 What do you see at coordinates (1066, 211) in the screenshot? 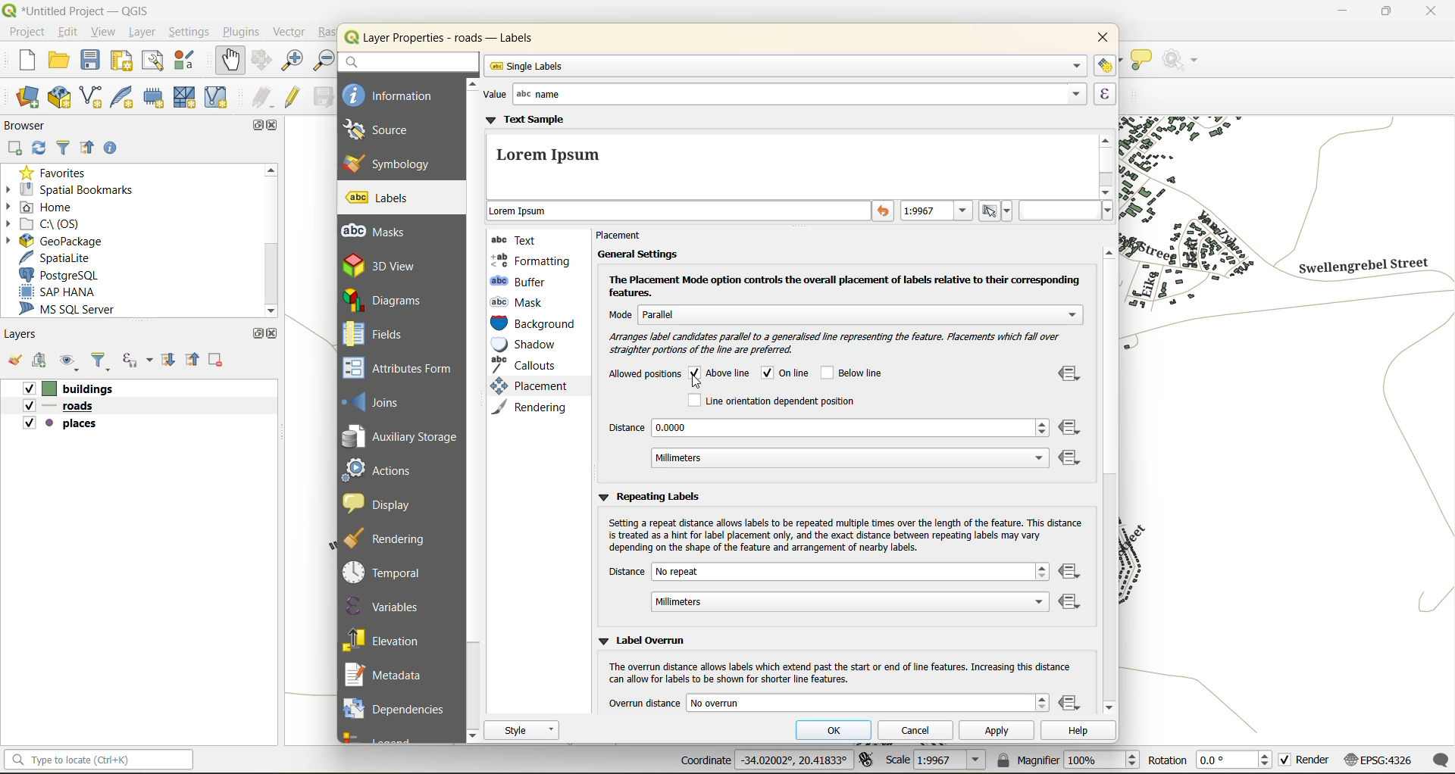
I see `hex` at bounding box center [1066, 211].